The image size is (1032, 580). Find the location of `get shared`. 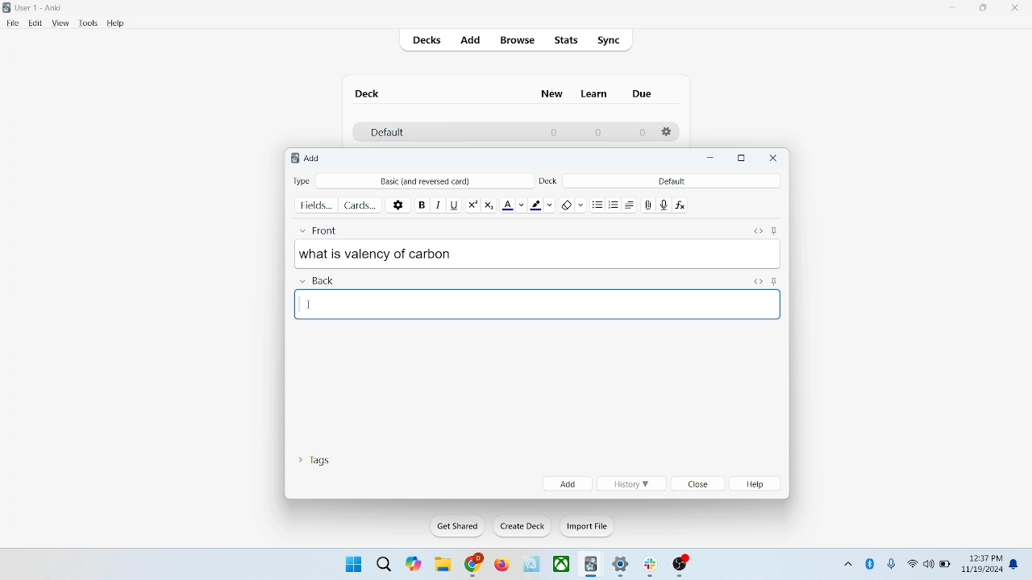

get shared is located at coordinates (459, 527).